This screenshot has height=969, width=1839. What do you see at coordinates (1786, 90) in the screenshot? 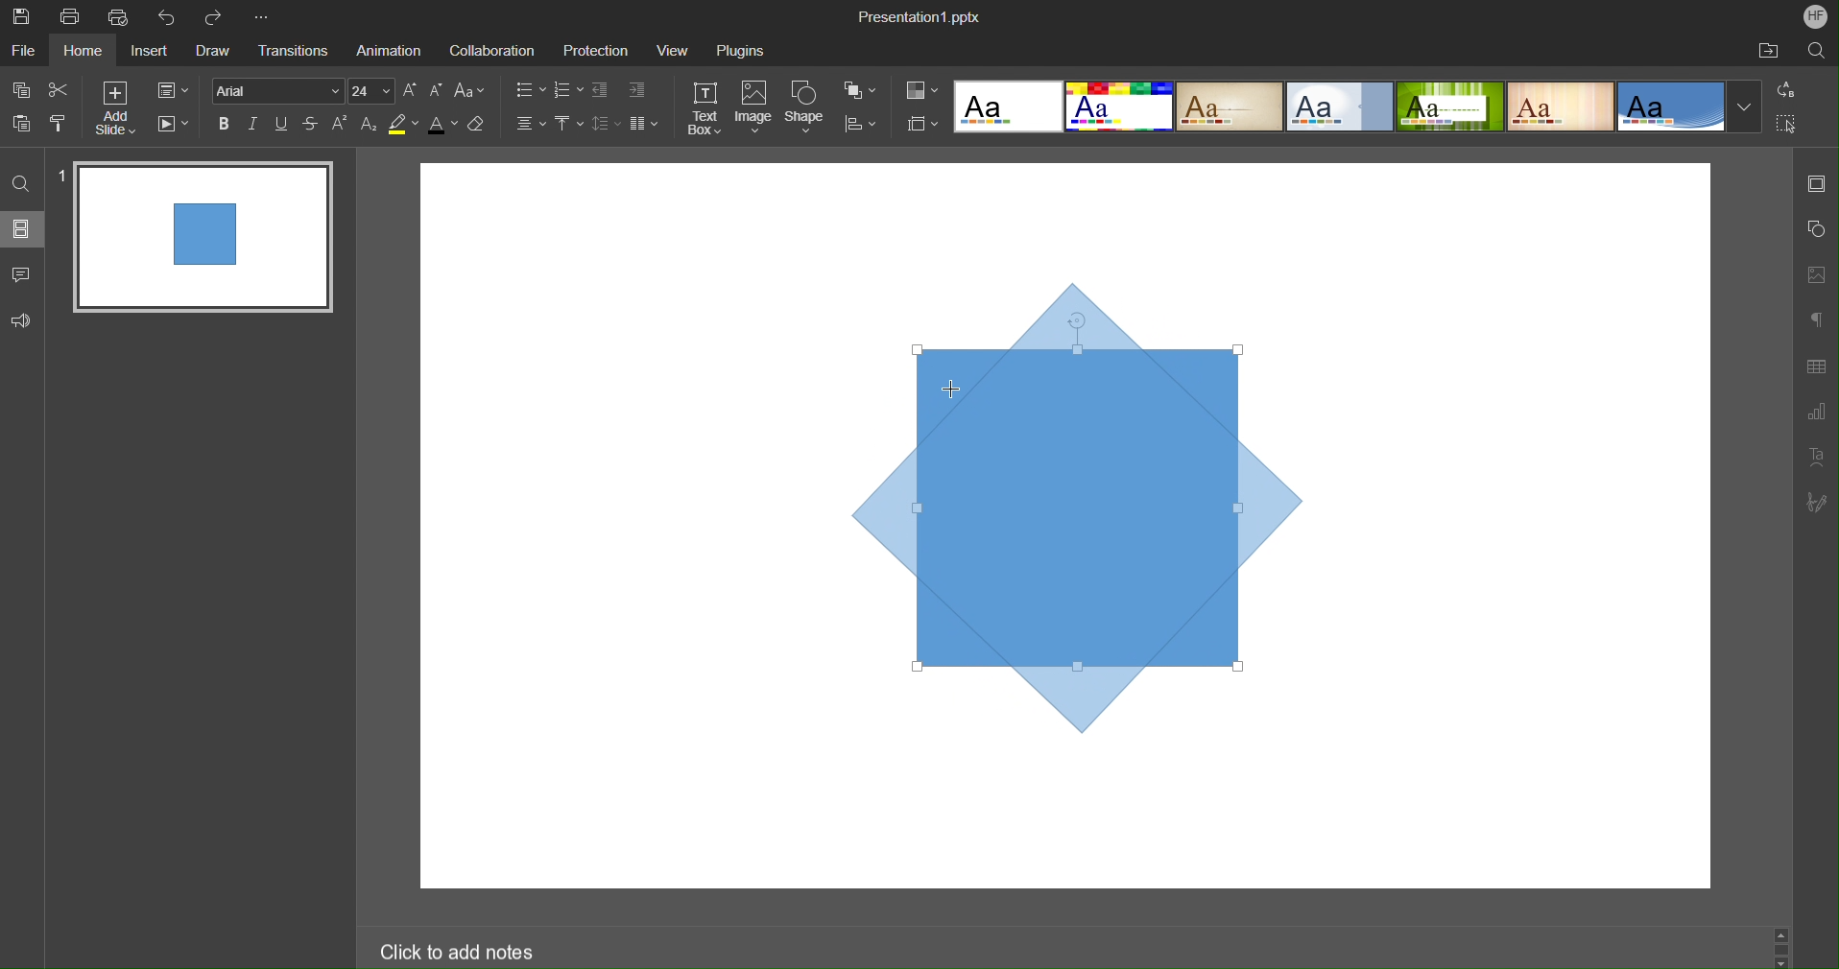
I see `Replace` at bounding box center [1786, 90].